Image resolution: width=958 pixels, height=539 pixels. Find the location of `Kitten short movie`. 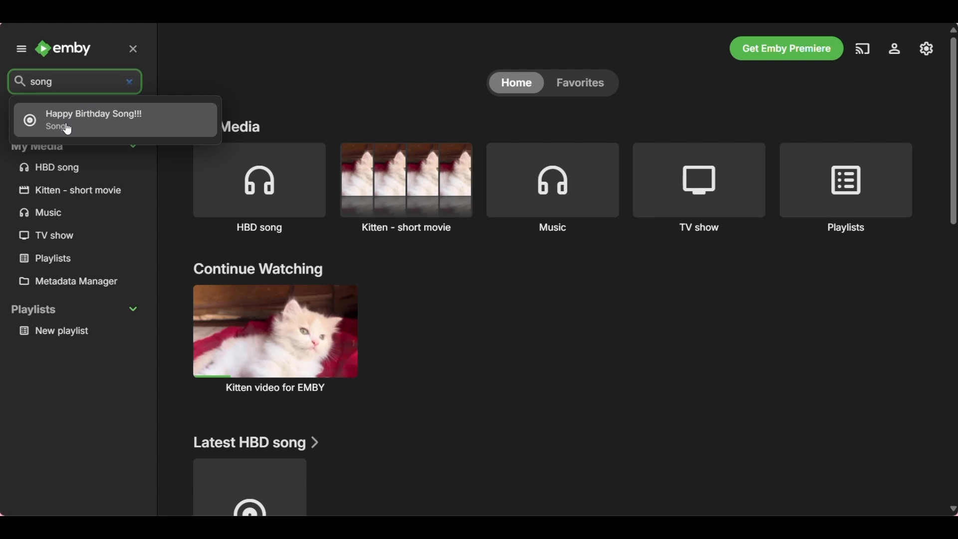

Kitten short movie is located at coordinates (406, 187).